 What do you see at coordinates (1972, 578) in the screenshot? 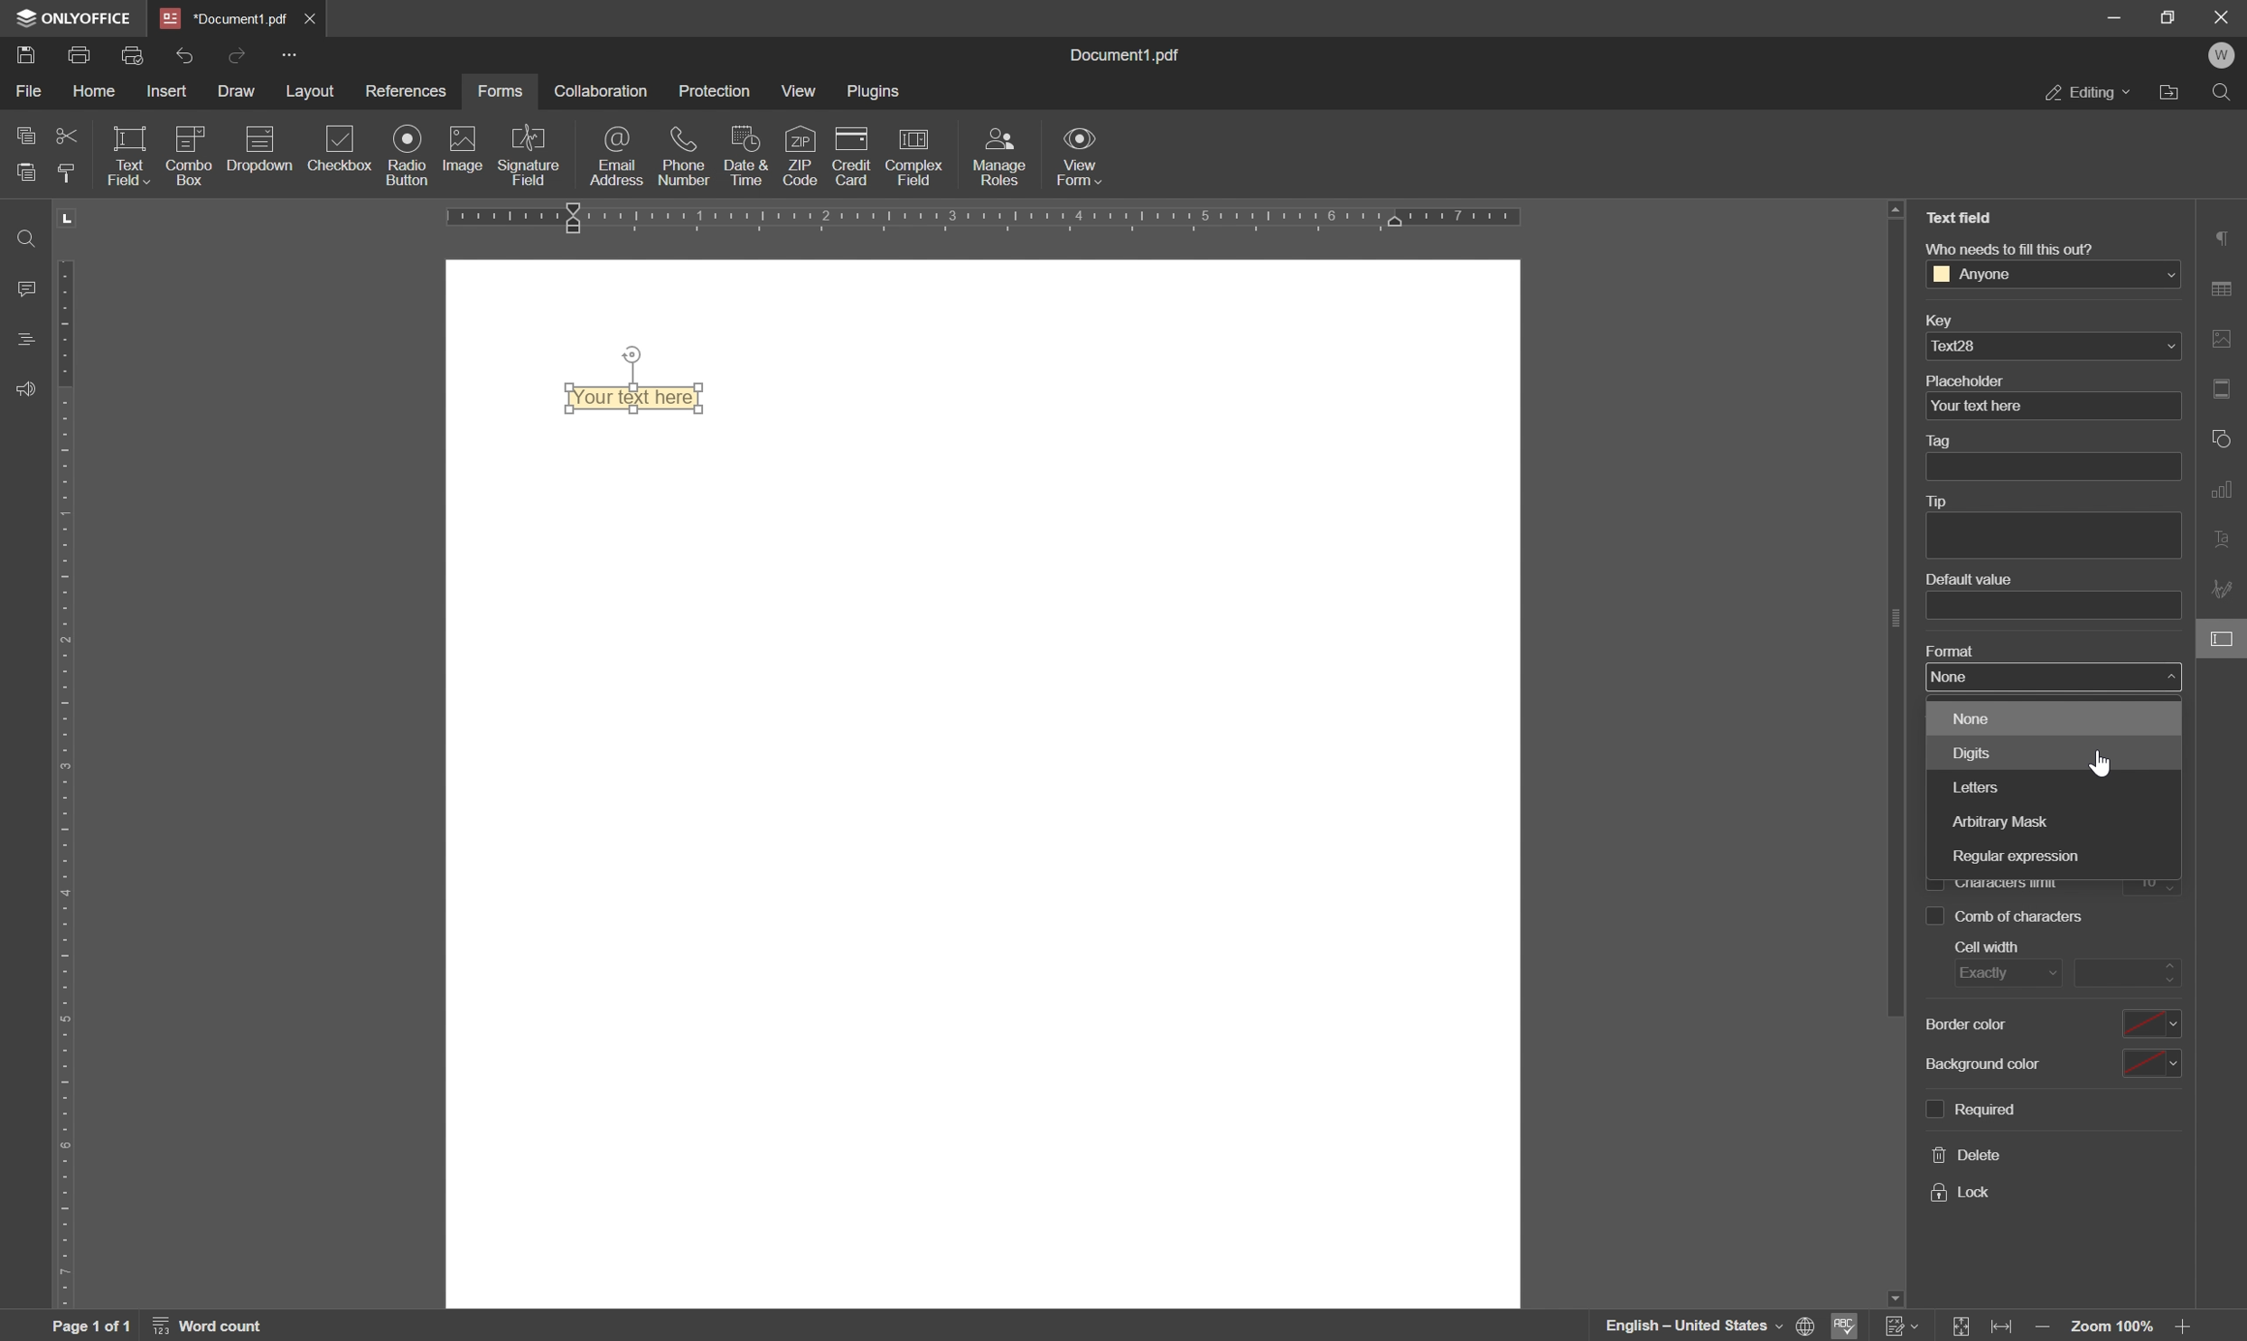
I see `default value` at bounding box center [1972, 578].